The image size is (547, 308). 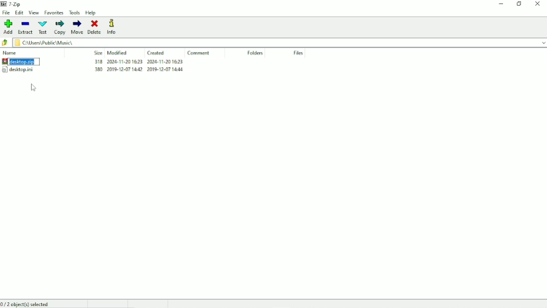 What do you see at coordinates (96, 27) in the screenshot?
I see `Delete` at bounding box center [96, 27].